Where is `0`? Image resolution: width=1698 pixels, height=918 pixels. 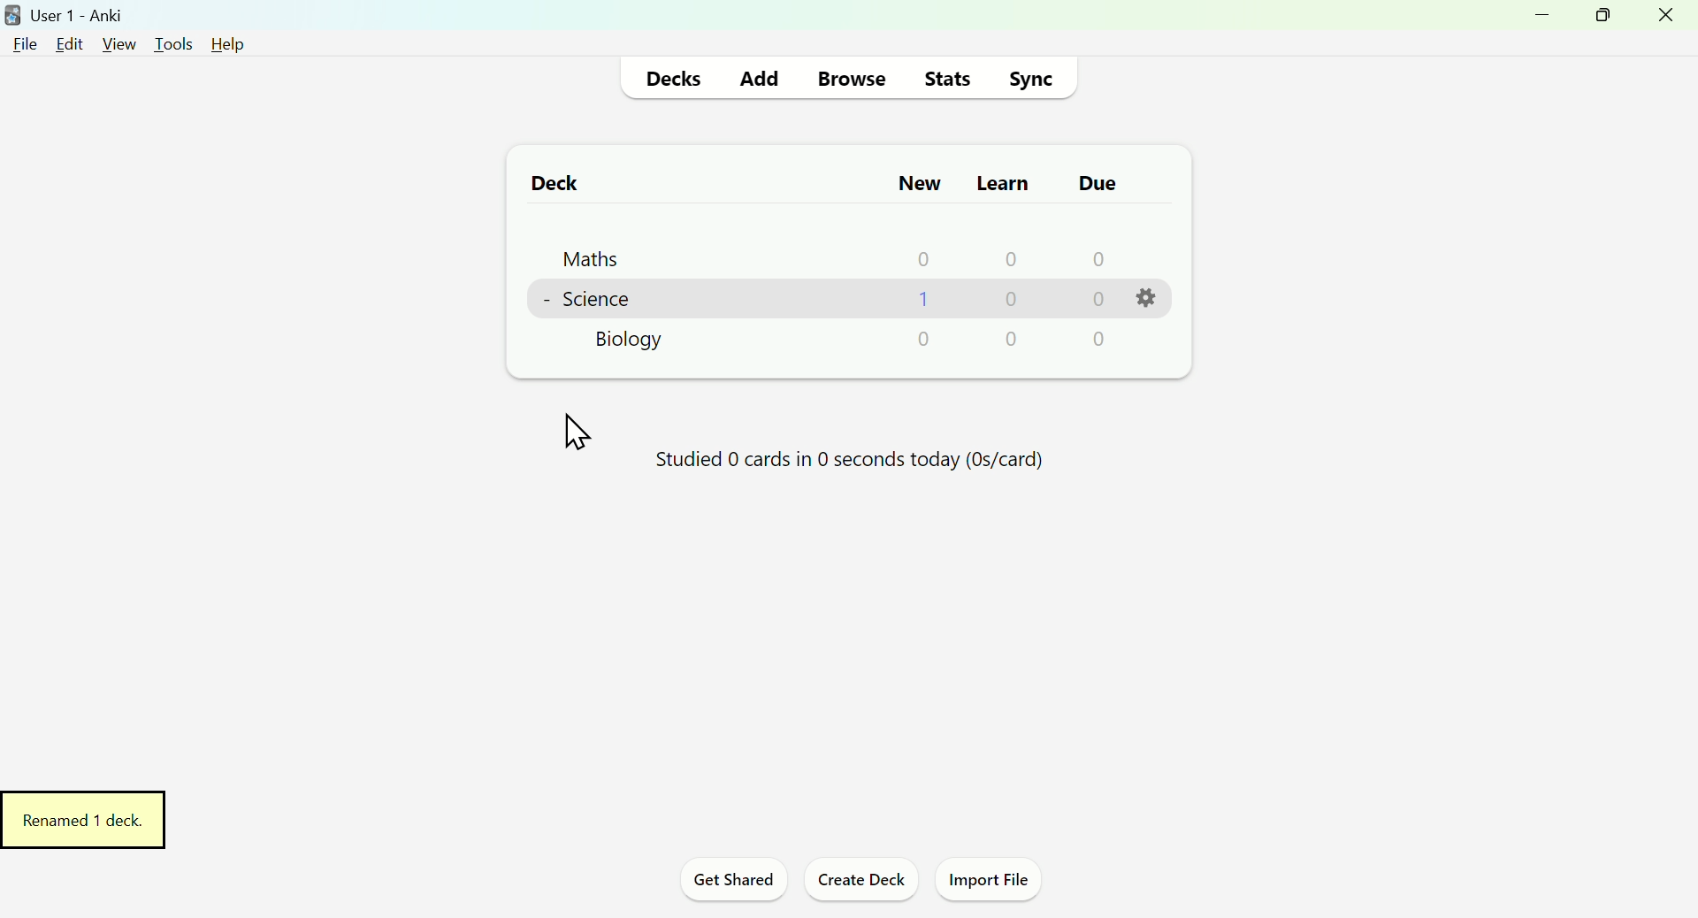 0 is located at coordinates (1097, 258).